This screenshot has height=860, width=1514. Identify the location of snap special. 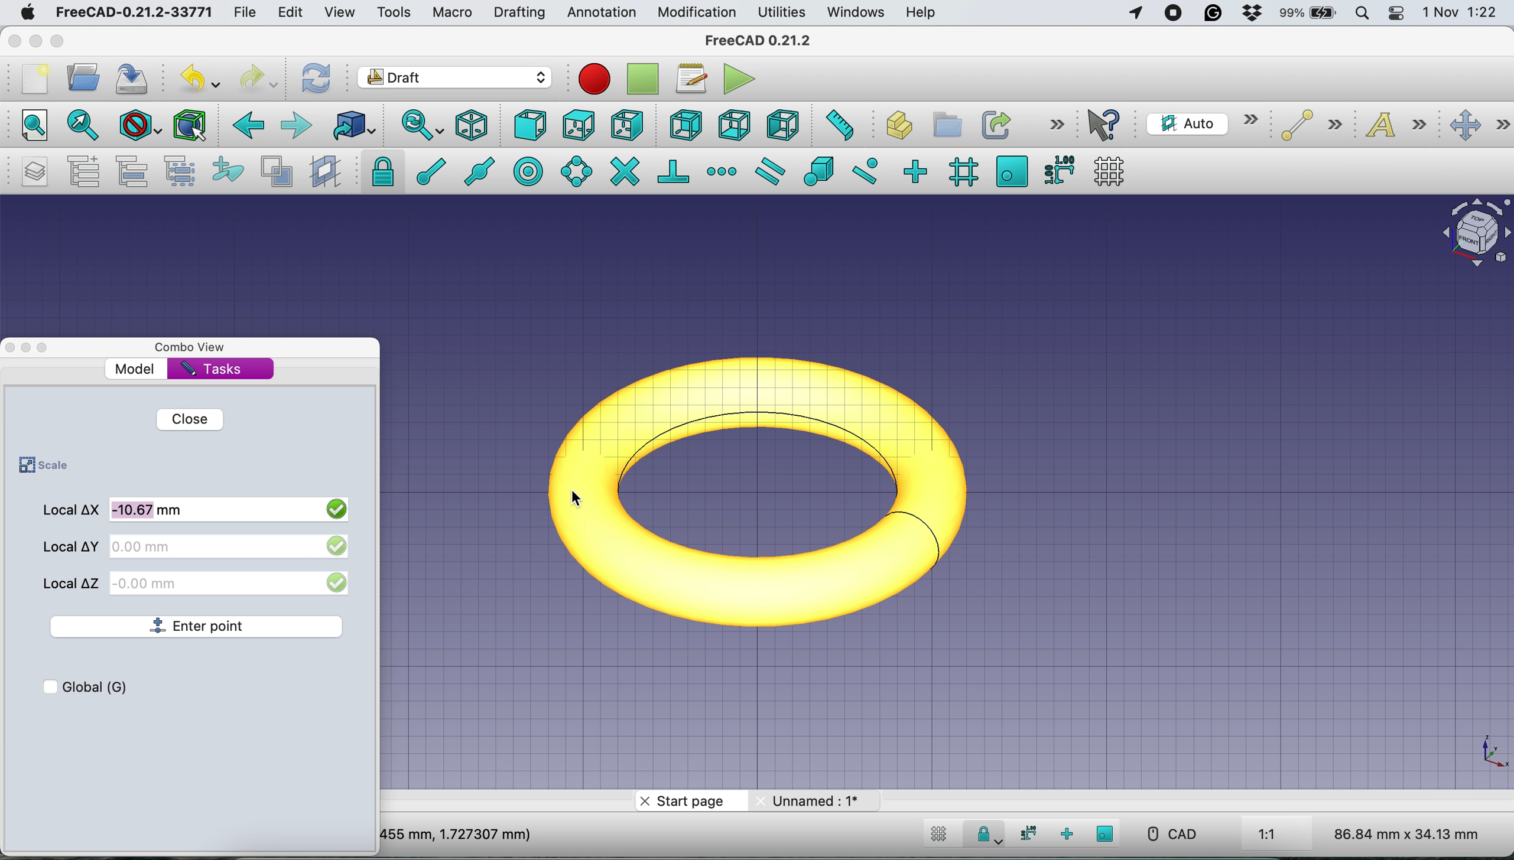
(820, 171).